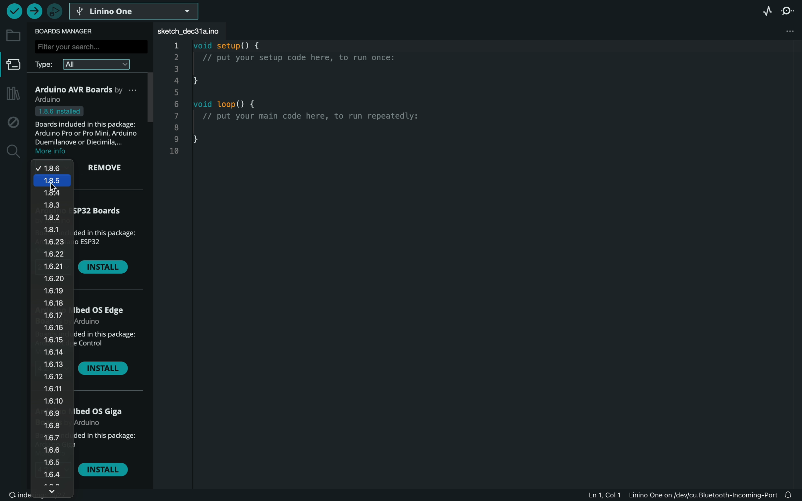  I want to click on remove, so click(109, 169).